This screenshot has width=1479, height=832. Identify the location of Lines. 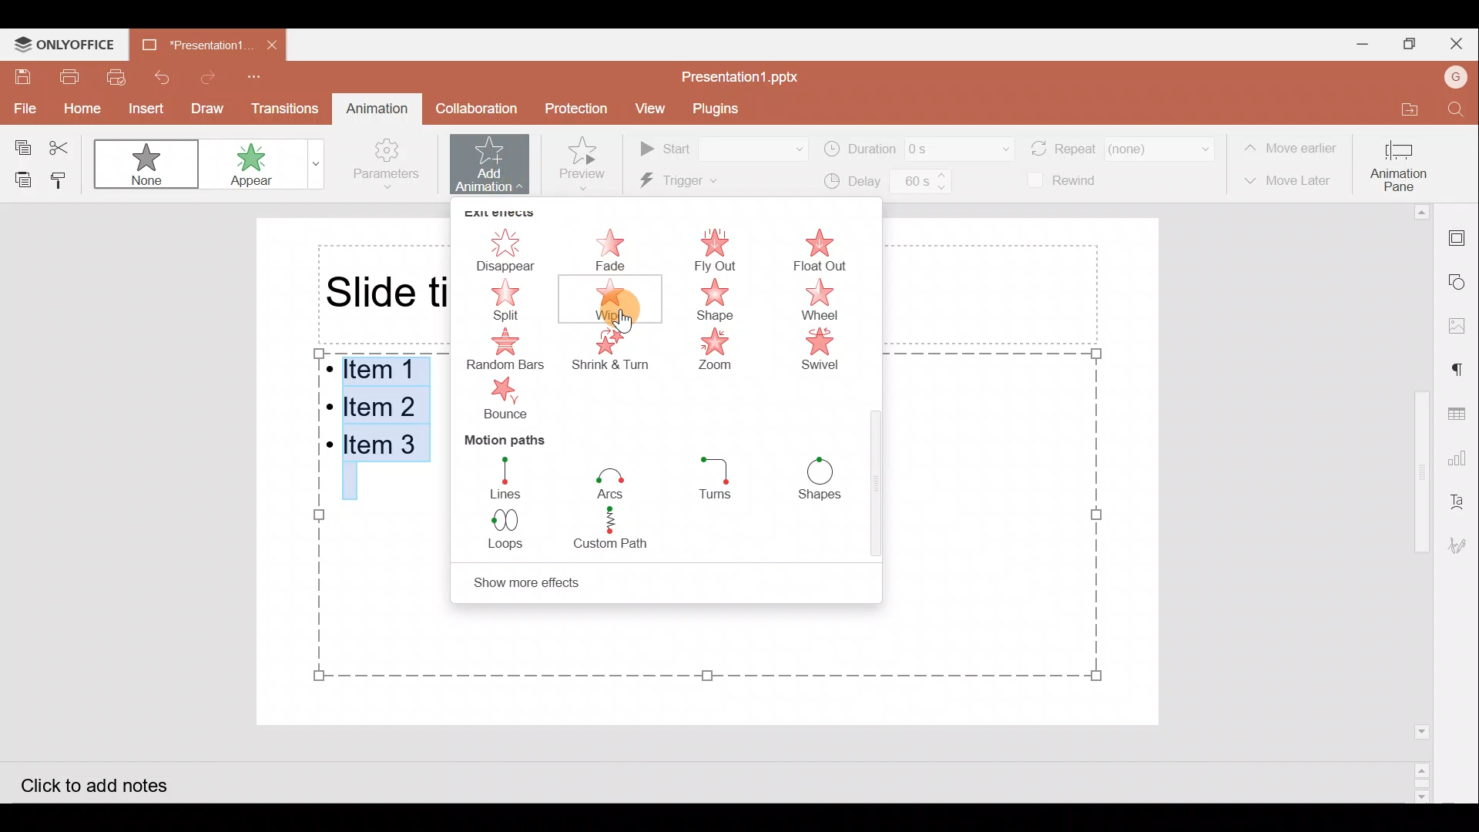
(510, 477).